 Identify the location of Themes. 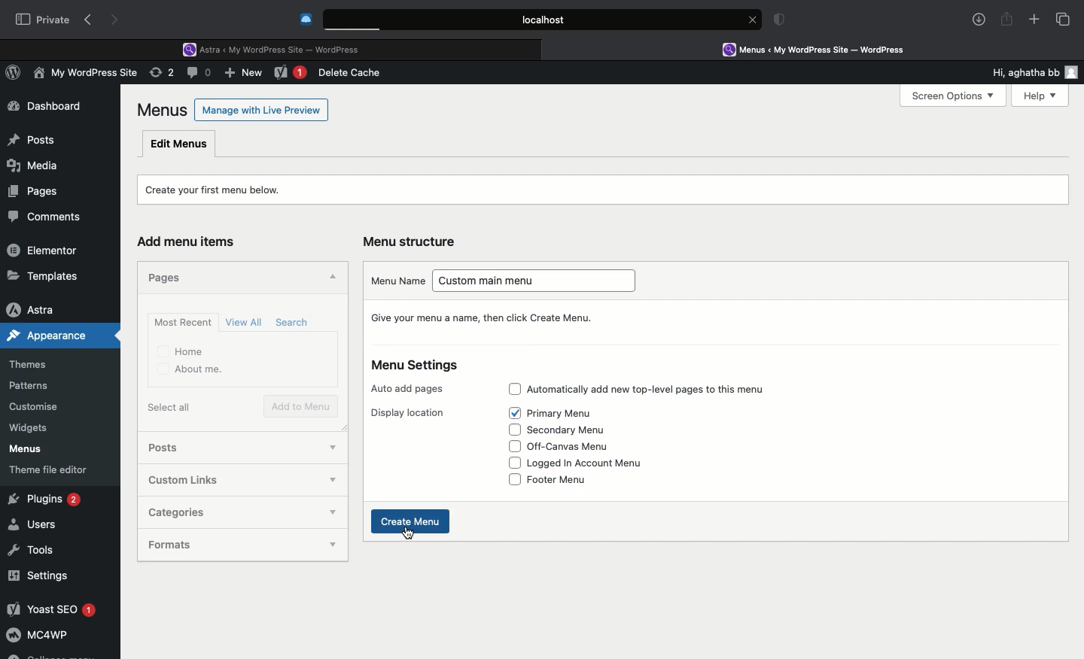
(38, 365).